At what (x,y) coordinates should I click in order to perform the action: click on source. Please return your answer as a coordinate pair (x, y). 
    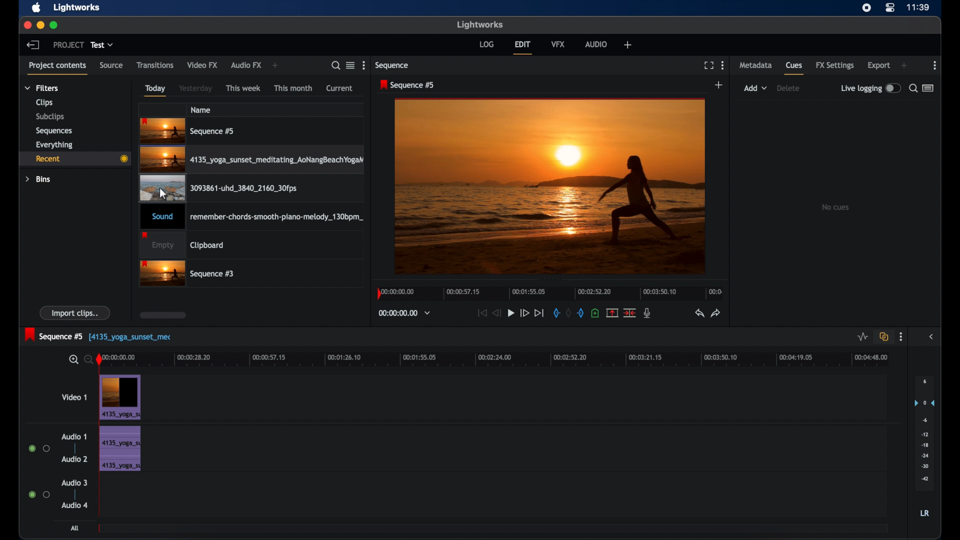
    Looking at the image, I should click on (111, 65).